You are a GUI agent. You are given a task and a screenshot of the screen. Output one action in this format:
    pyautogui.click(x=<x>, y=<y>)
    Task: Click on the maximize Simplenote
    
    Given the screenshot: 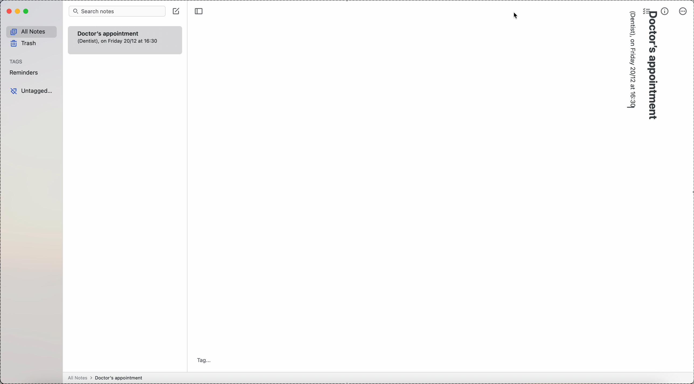 What is the action you would take?
    pyautogui.click(x=27, y=12)
    